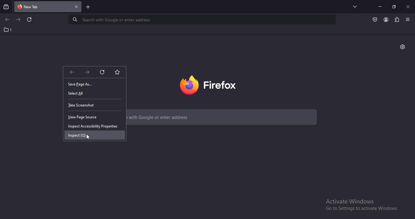  Describe the element at coordinates (48, 7) in the screenshot. I see `current tab` at that location.